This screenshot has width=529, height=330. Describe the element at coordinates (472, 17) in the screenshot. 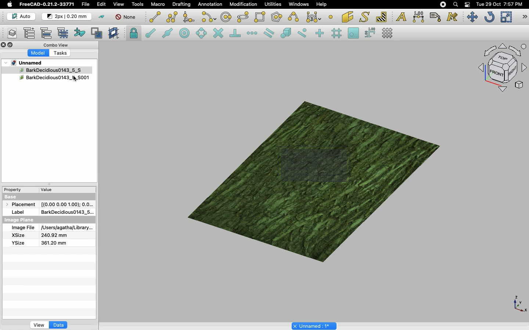

I see `Move` at that location.